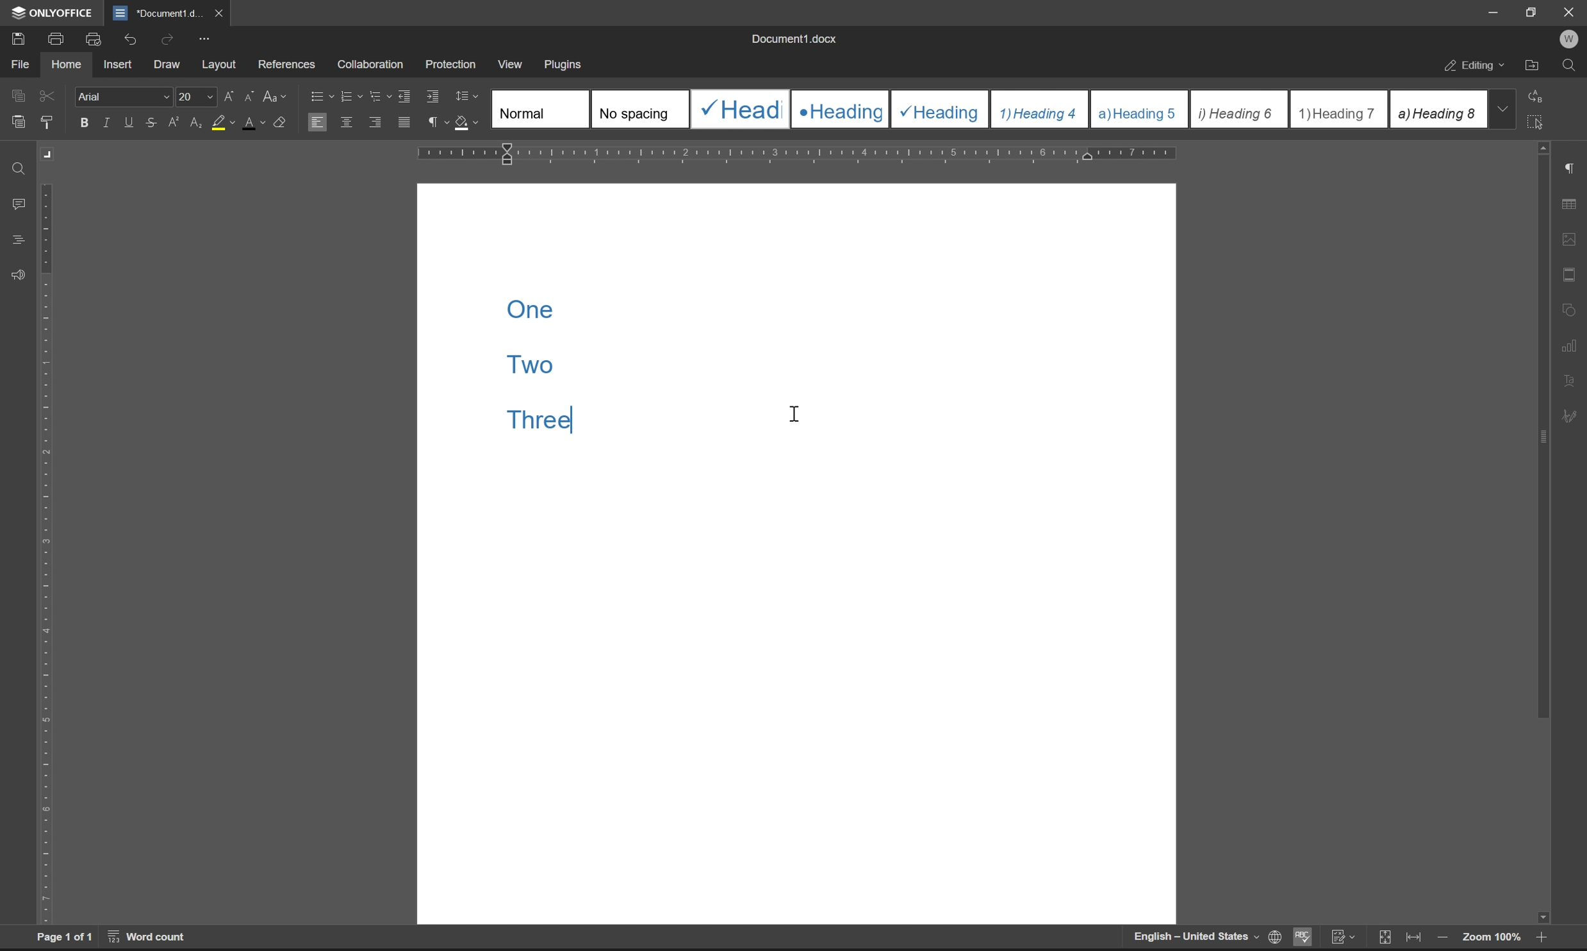  What do you see at coordinates (1272, 937) in the screenshot?
I see `set document language` at bounding box center [1272, 937].